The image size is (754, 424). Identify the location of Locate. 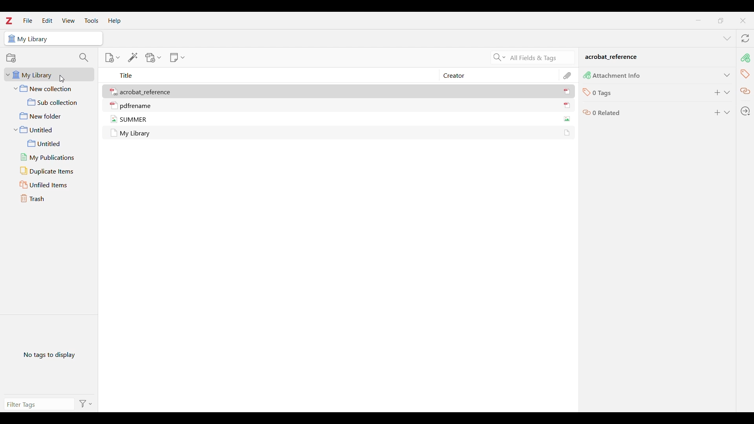
(745, 111).